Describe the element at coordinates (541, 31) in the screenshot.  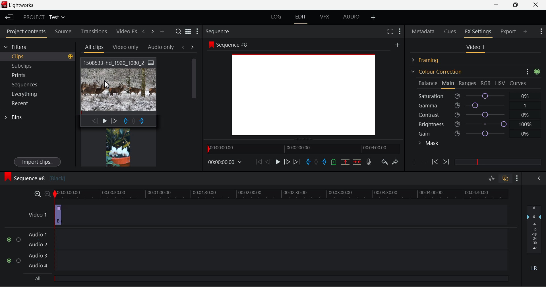
I see `Show Settings` at that location.